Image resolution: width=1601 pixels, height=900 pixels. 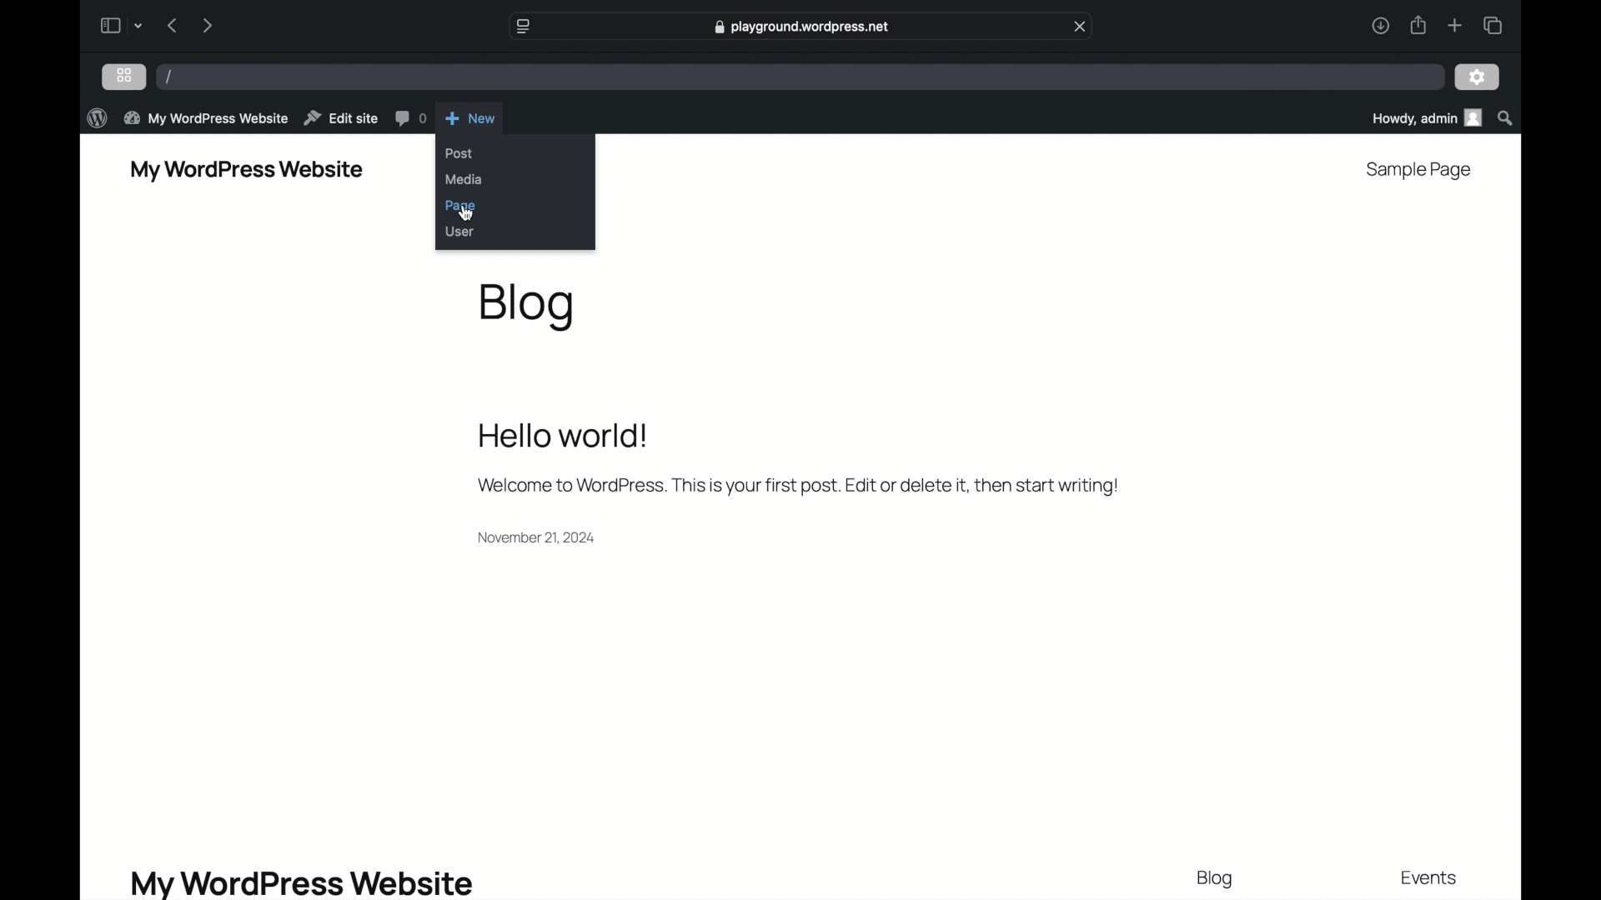 What do you see at coordinates (96, 117) in the screenshot?
I see `wordpress` at bounding box center [96, 117].